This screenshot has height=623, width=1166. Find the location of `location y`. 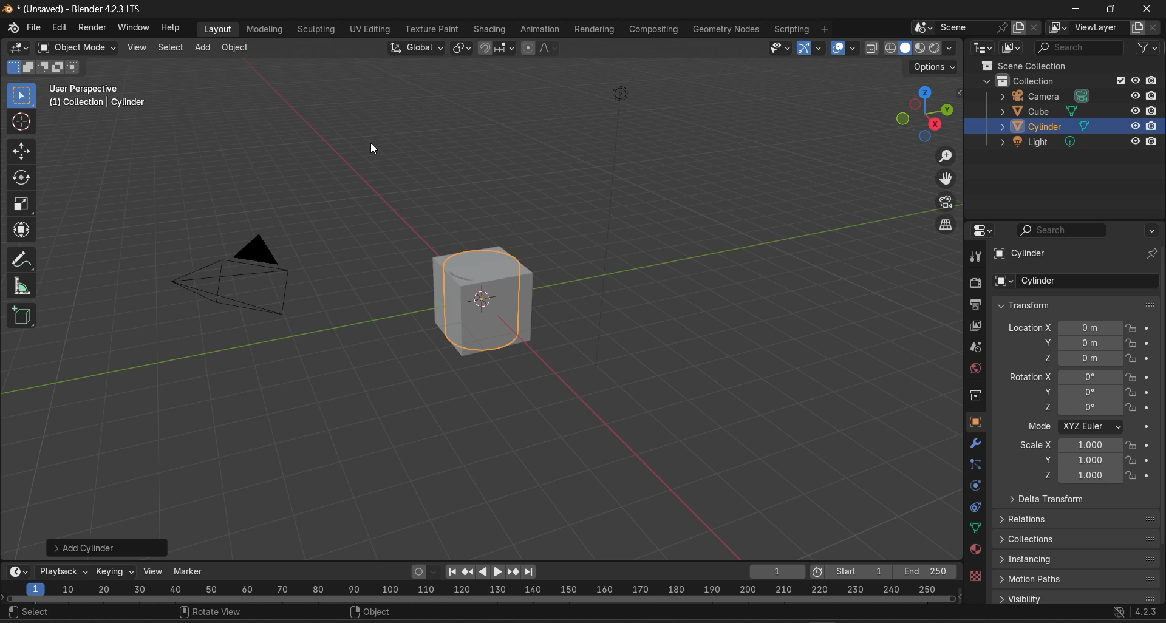

location y is located at coordinates (1082, 342).